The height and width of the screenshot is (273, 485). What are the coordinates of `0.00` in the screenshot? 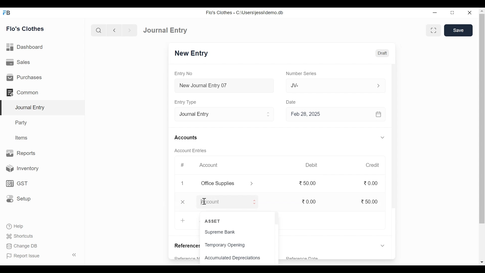 It's located at (371, 184).